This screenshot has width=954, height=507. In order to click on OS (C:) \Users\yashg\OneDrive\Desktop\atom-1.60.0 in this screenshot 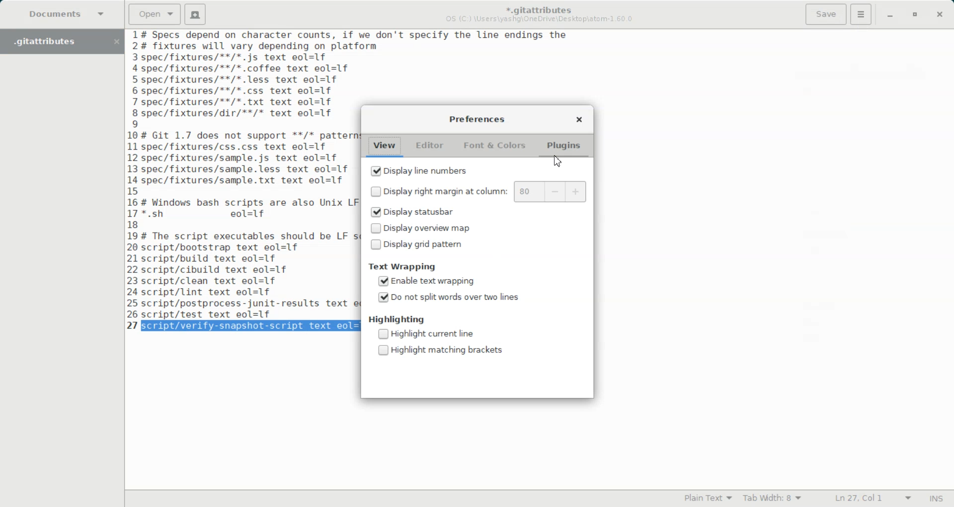, I will do `click(541, 19)`.